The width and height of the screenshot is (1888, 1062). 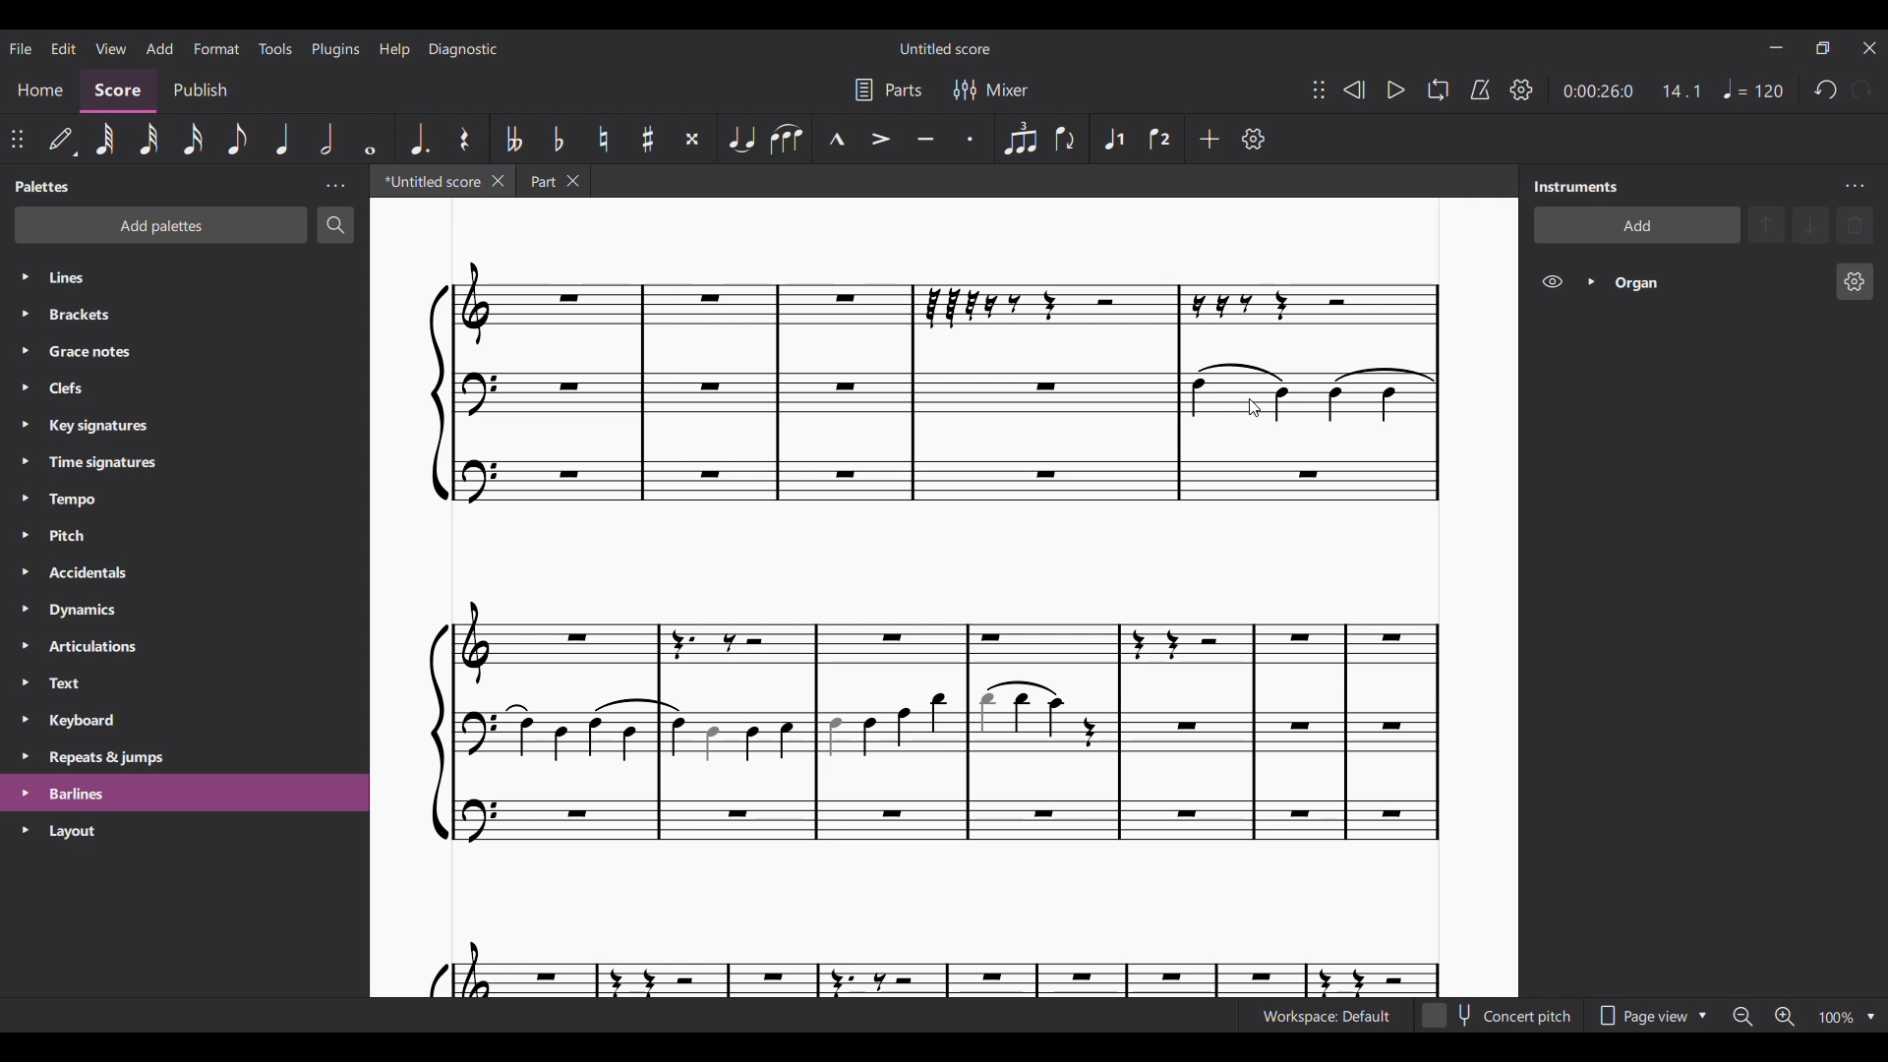 What do you see at coordinates (1576, 185) in the screenshot?
I see `Panel title` at bounding box center [1576, 185].